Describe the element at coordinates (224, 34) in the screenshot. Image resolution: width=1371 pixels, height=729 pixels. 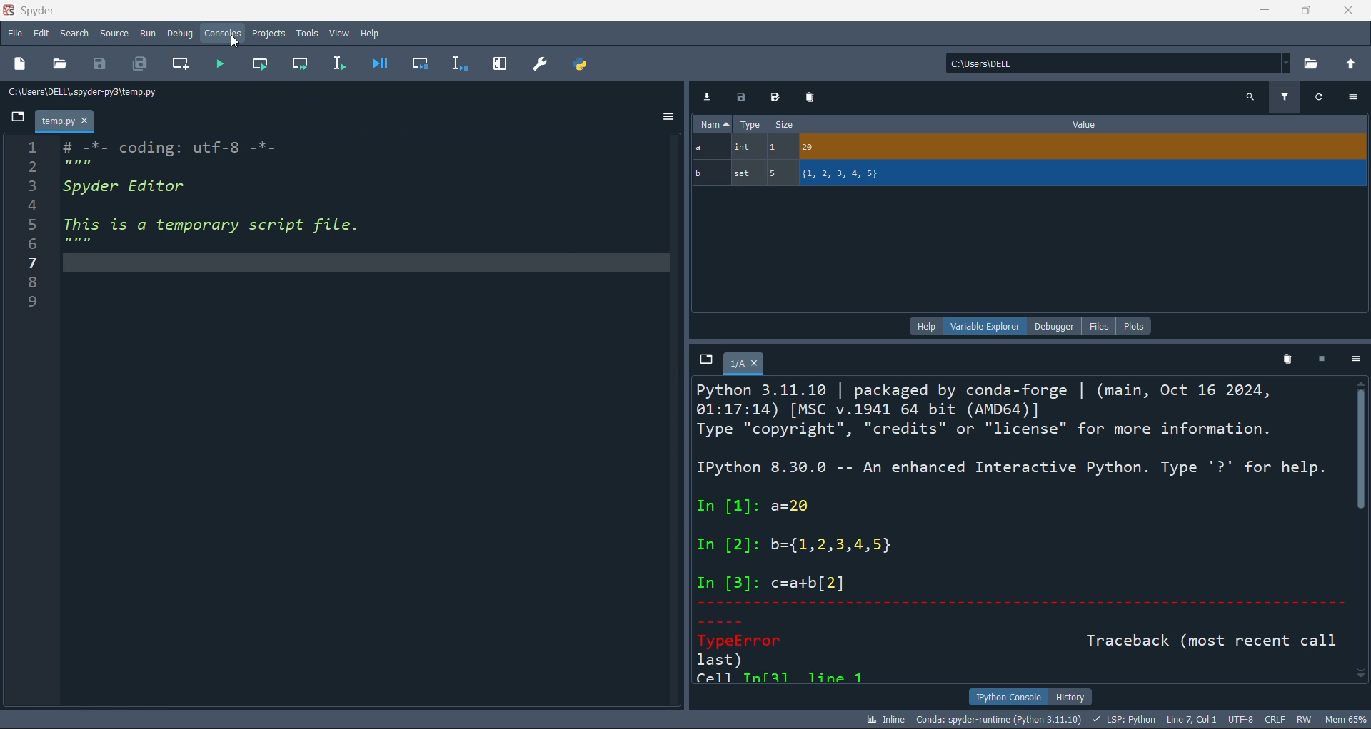
I see `Consoles` at that location.